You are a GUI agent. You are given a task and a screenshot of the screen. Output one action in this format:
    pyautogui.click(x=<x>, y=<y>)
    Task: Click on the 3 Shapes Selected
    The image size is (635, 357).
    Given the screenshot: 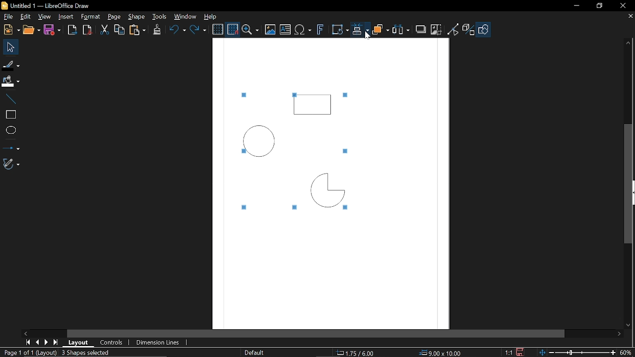 What is the action you would take?
    pyautogui.click(x=99, y=353)
    